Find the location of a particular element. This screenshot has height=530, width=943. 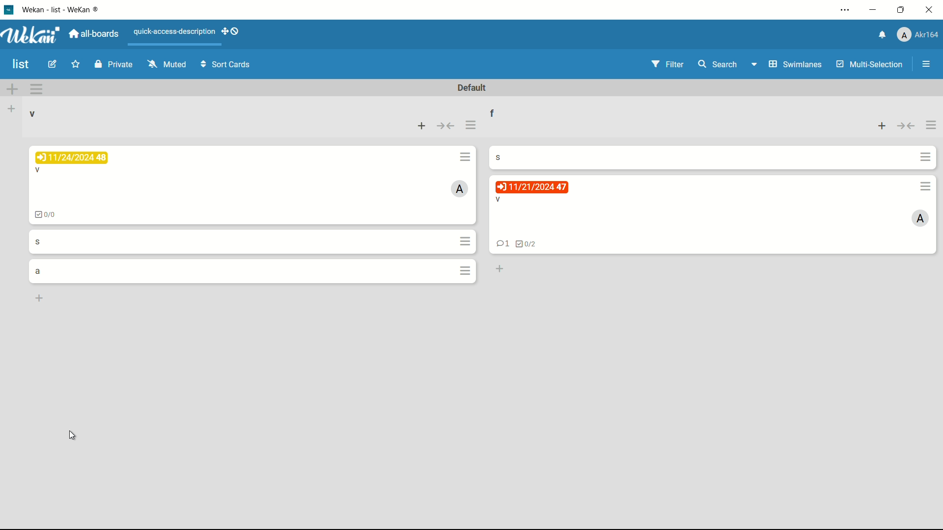

checklist is located at coordinates (527, 244).